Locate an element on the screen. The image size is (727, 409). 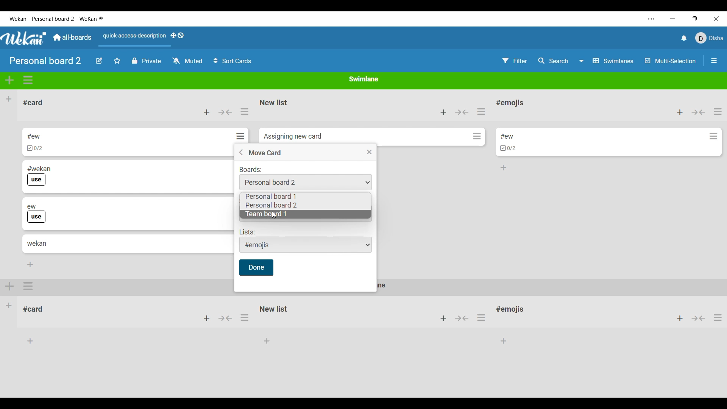
List actions is located at coordinates (245, 111).